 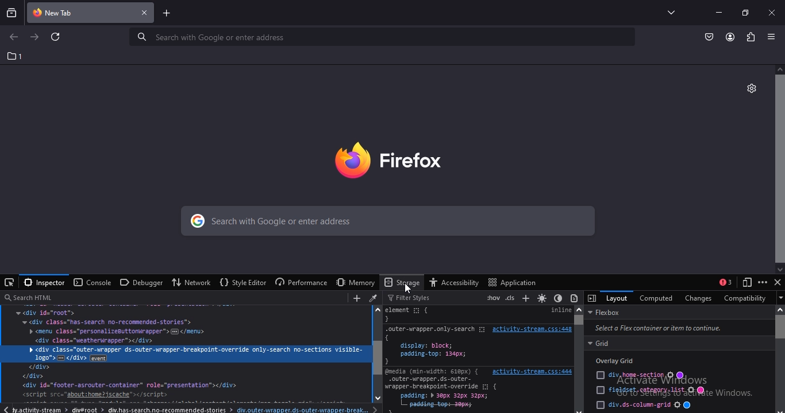 What do you see at coordinates (745, 283) in the screenshot?
I see `responsive design mode` at bounding box center [745, 283].